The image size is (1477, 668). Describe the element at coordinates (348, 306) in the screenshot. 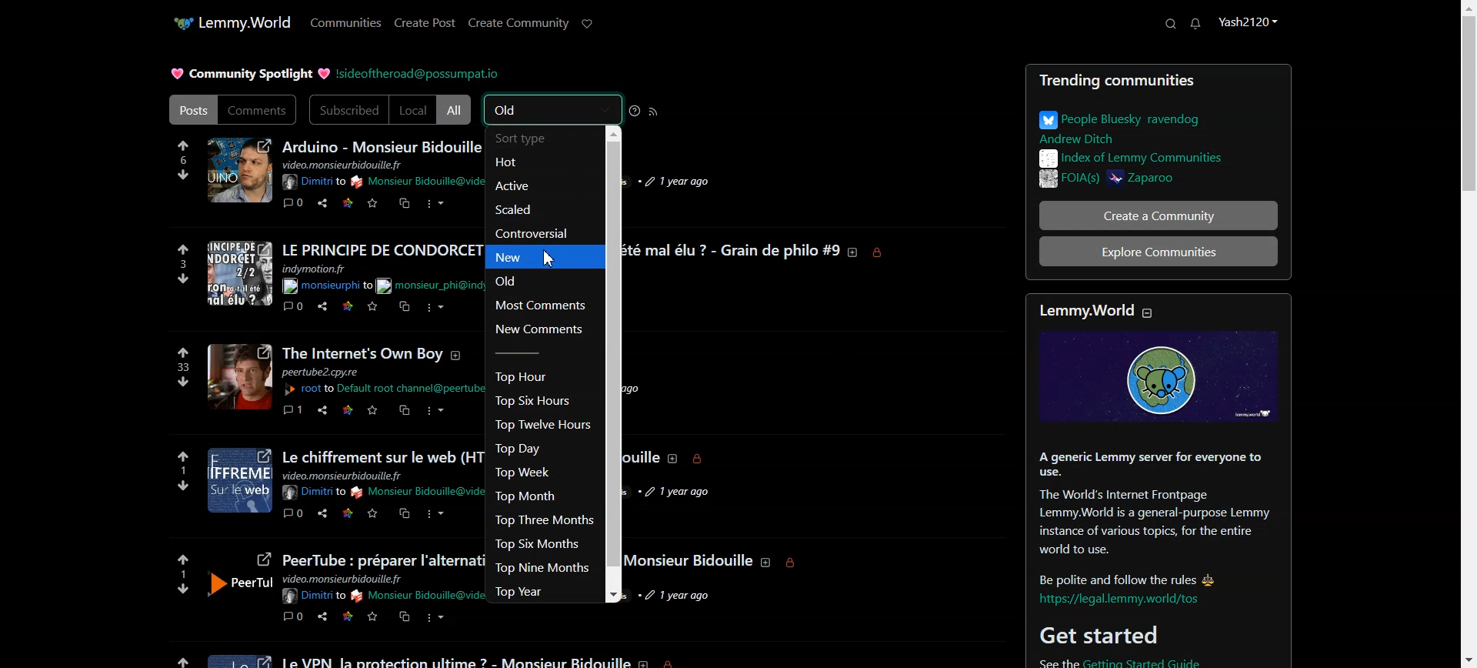

I see `` at that location.